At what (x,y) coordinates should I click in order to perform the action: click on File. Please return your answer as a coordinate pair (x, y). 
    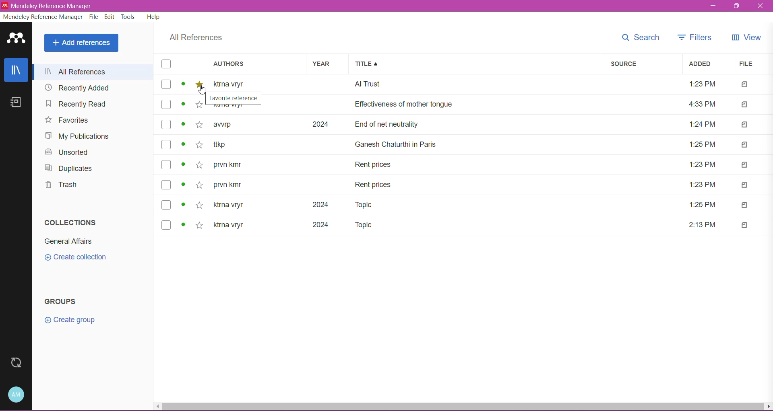
    Looking at the image, I should click on (750, 64).